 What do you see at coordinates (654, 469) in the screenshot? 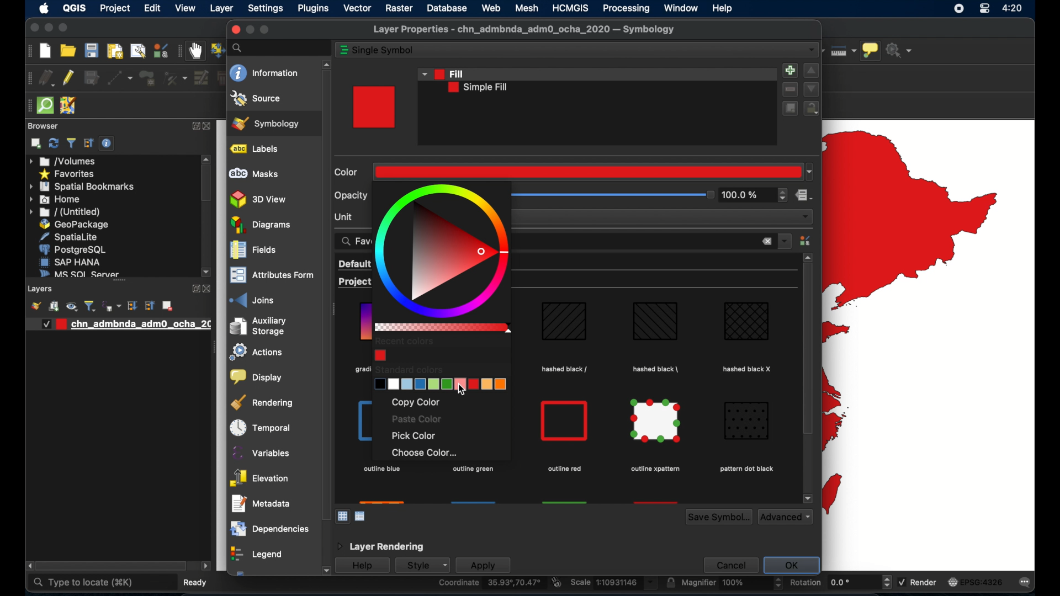
I see `outline xpattern` at bounding box center [654, 469].